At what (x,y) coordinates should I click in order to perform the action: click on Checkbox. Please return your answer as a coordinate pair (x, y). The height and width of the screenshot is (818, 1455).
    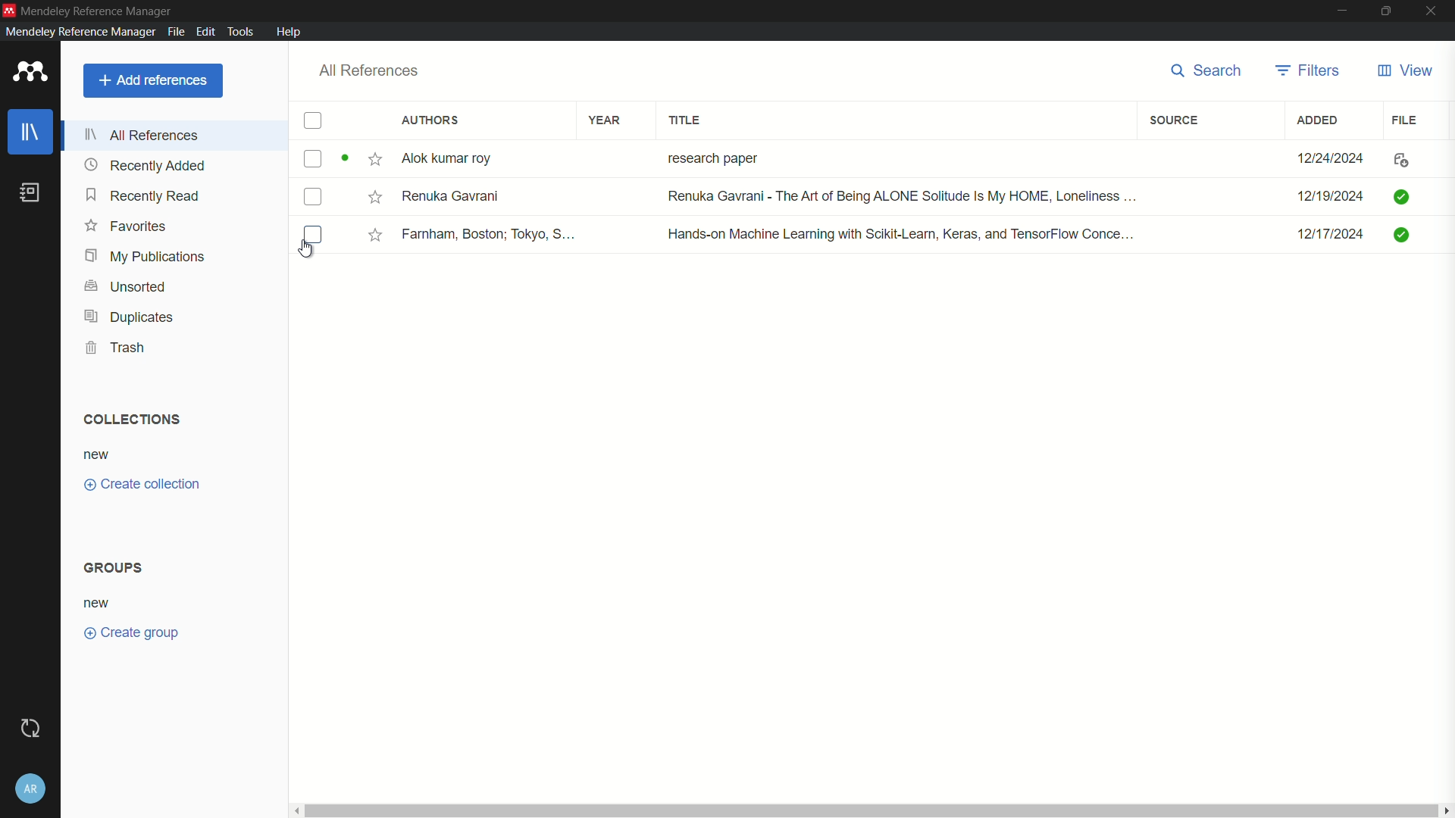
    Looking at the image, I should click on (327, 158).